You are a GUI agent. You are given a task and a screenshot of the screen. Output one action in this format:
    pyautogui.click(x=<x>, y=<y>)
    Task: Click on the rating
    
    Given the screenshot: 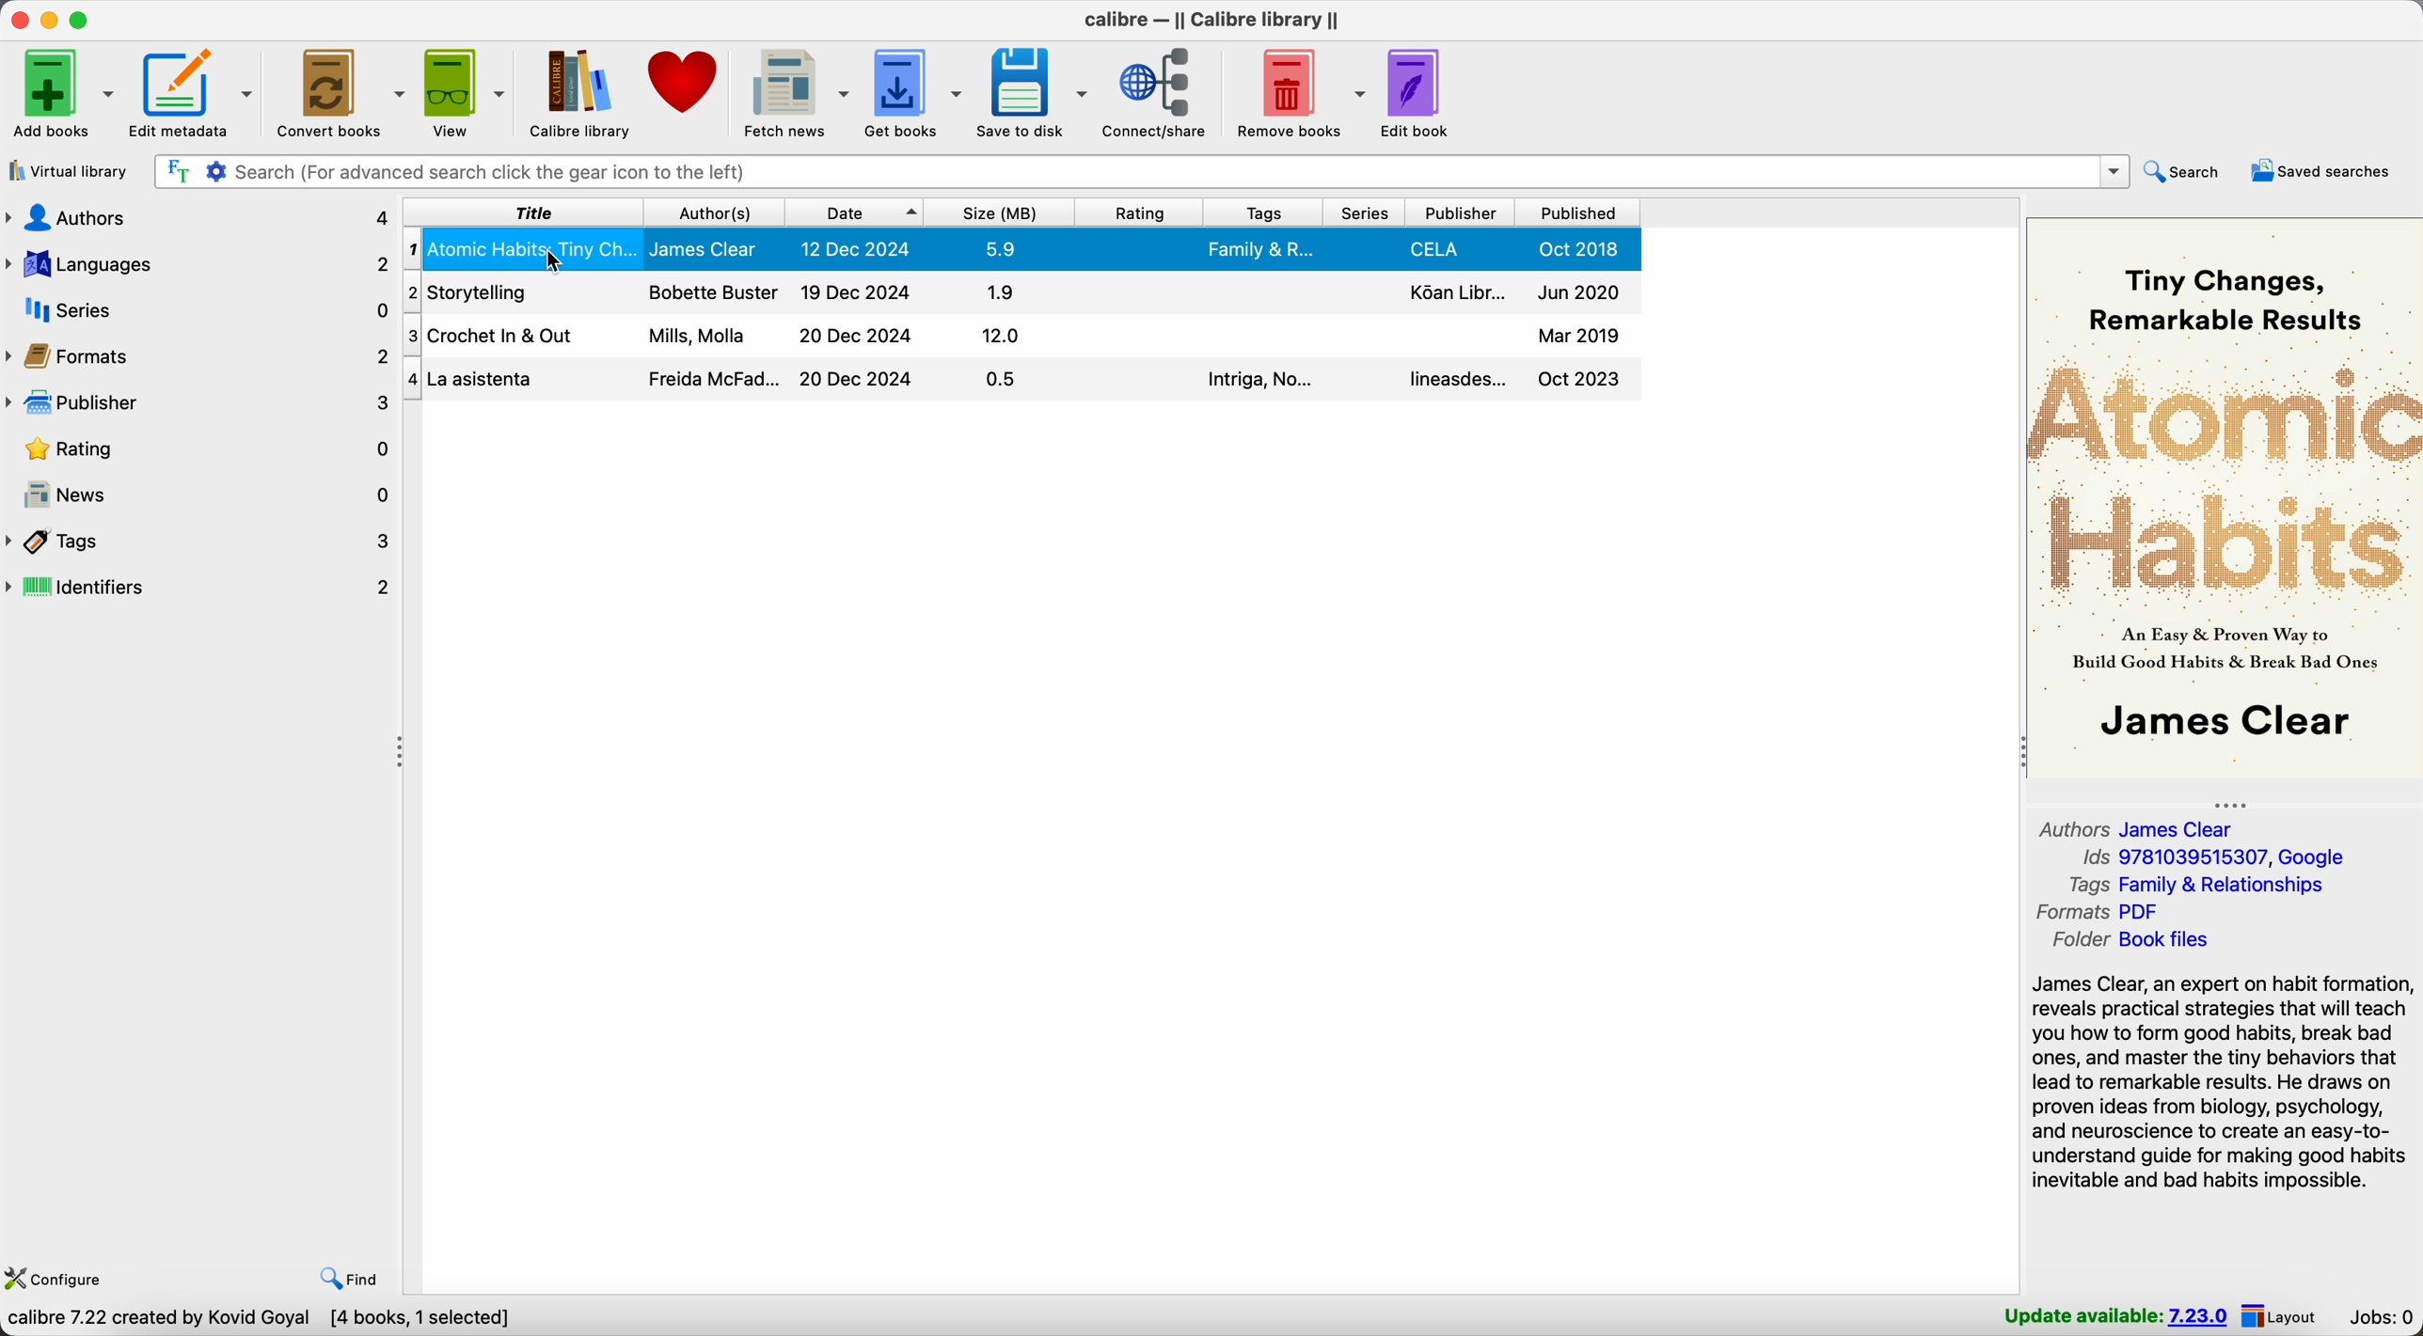 What is the action you would take?
    pyautogui.click(x=1142, y=211)
    